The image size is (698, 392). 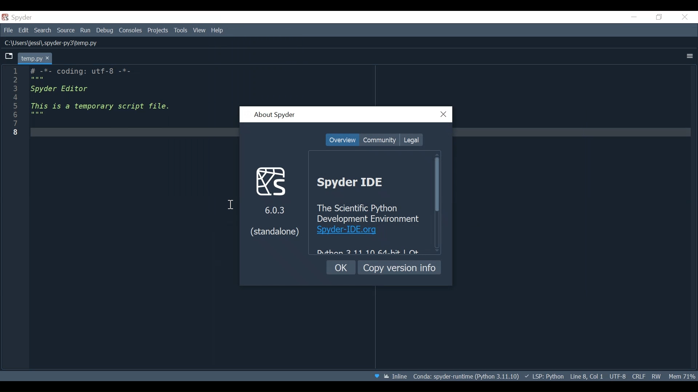 I want to click on Tools, so click(x=180, y=31).